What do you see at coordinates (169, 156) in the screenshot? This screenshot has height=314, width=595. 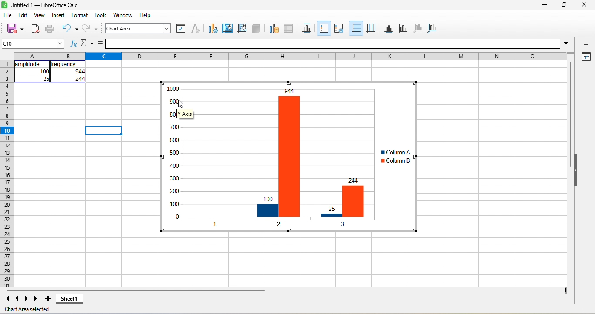 I see `data labels added` at bounding box center [169, 156].